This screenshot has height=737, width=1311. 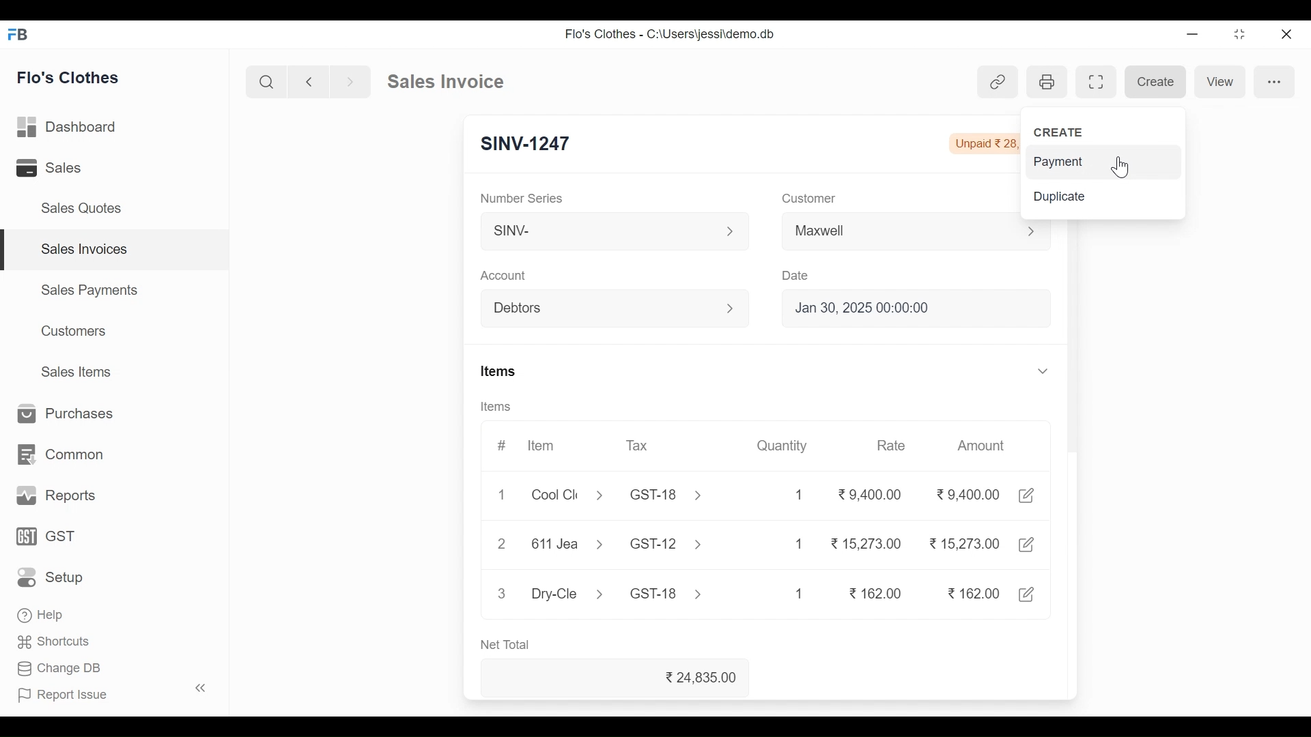 What do you see at coordinates (43, 615) in the screenshot?
I see `‘Help` at bounding box center [43, 615].